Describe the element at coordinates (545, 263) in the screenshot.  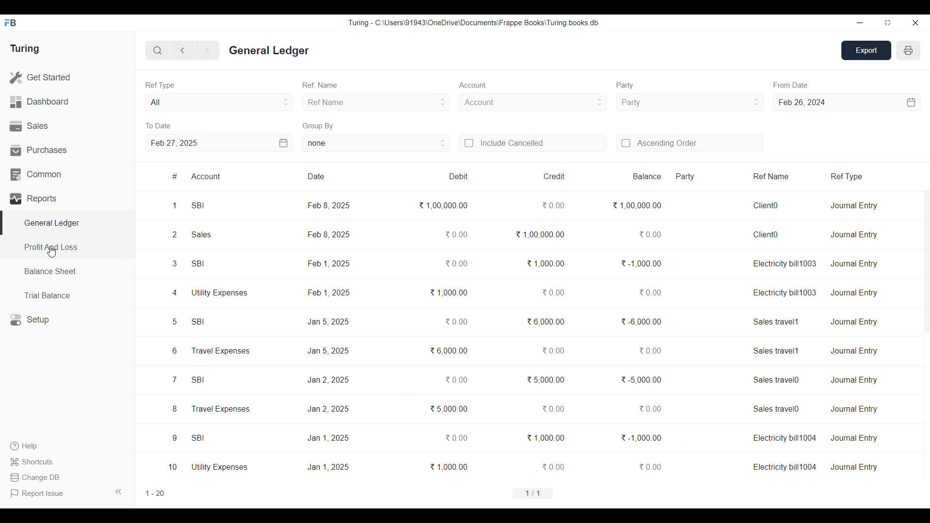
I see `1,000.00` at that location.